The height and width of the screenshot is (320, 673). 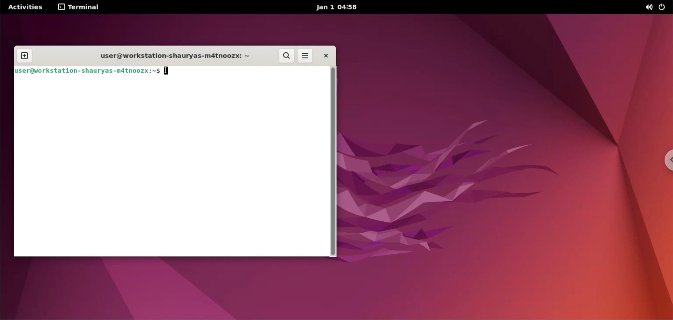 What do you see at coordinates (287, 56) in the screenshot?
I see `search` at bounding box center [287, 56].